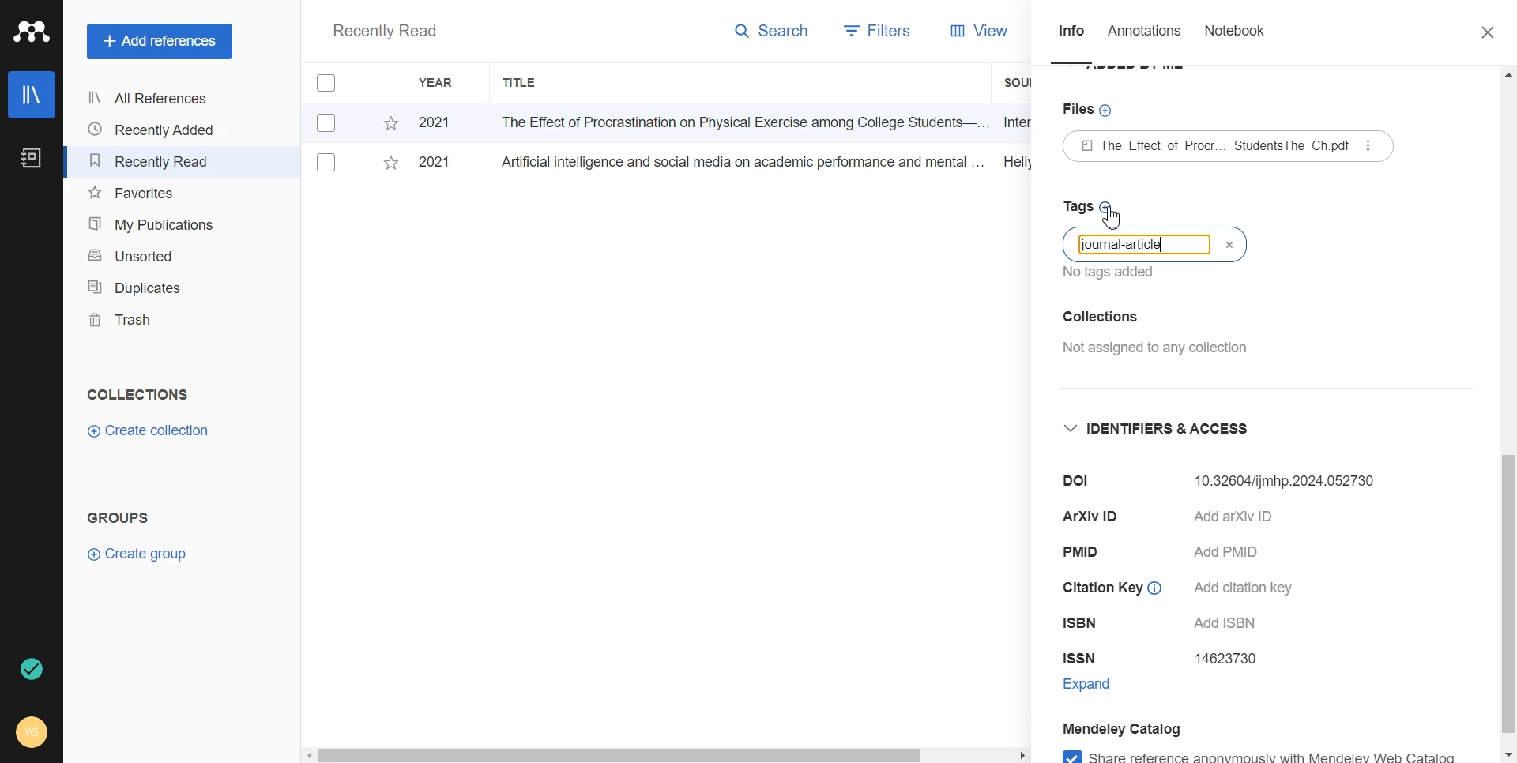 This screenshot has height=763, width=1517. Describe the element at coordinates (1508, 415) in the screenshot. I see `Vertical scroll bar` at that location.